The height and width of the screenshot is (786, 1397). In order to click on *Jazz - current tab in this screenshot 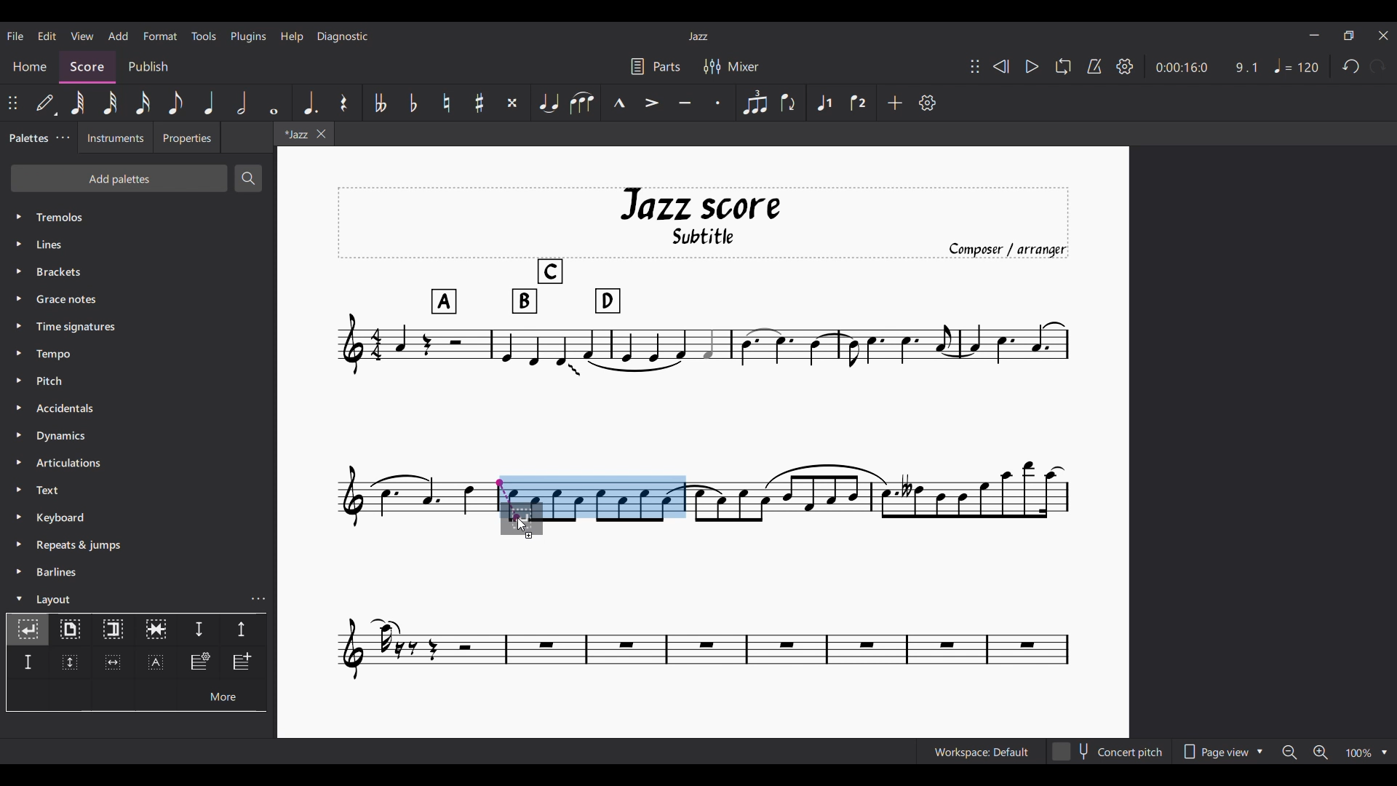, I will do `click(294, 133)`.